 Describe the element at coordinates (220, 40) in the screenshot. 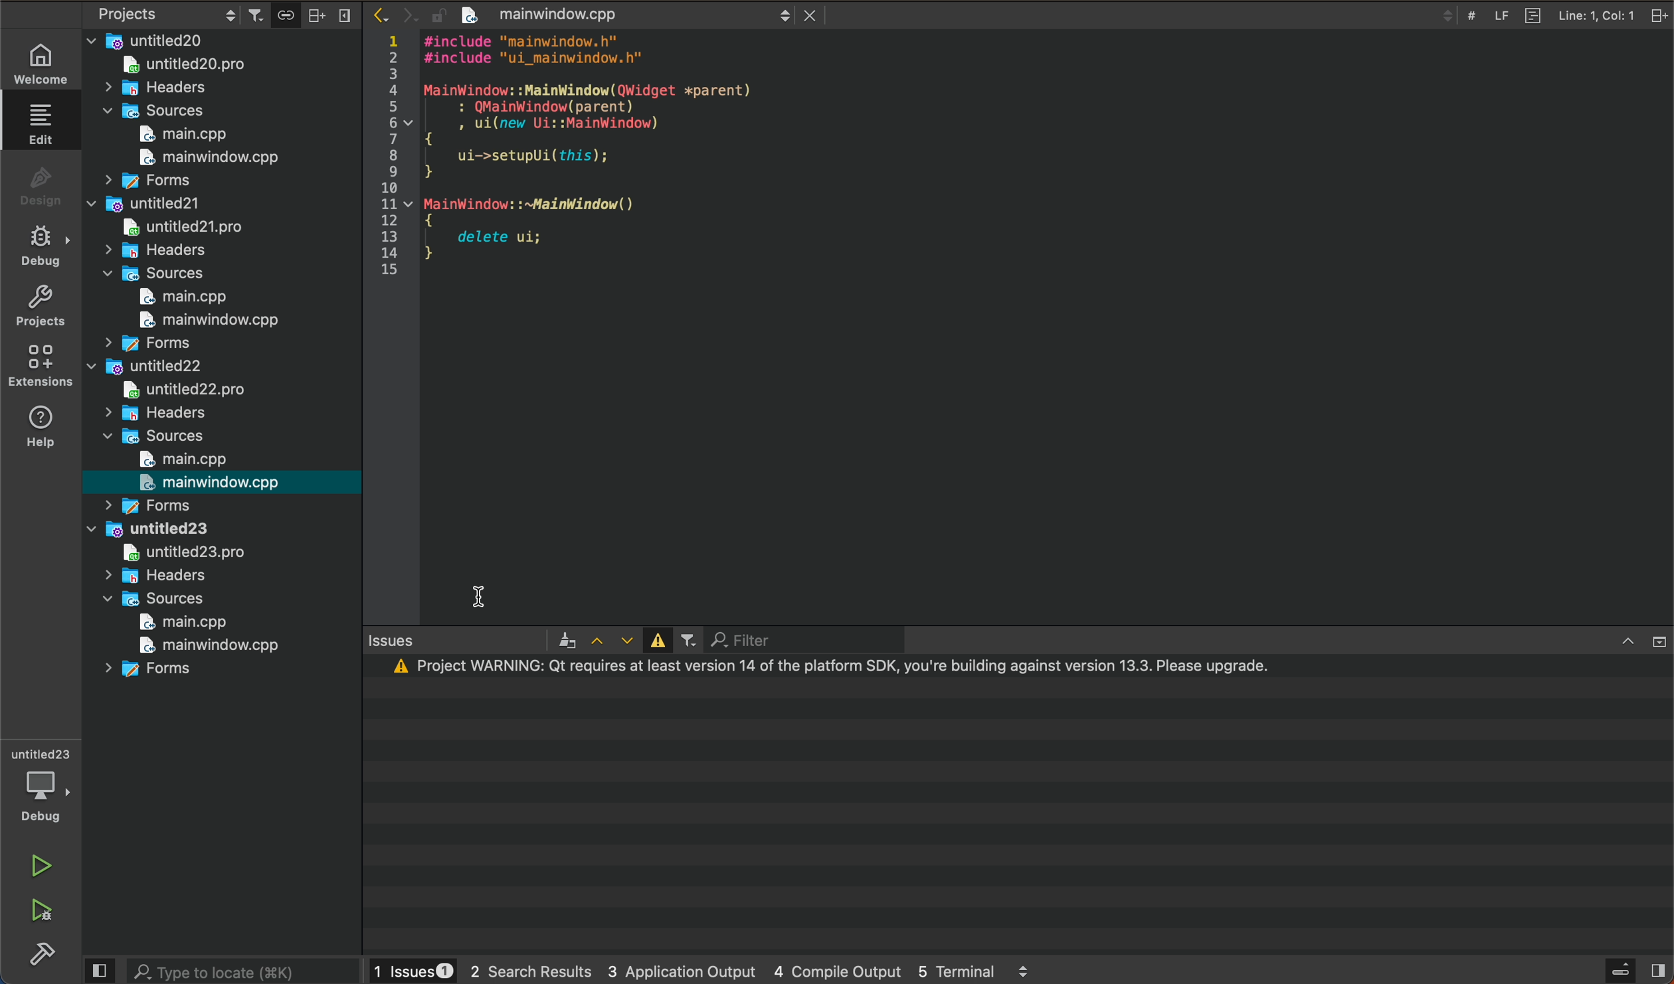

I see `files and folders` at that location.